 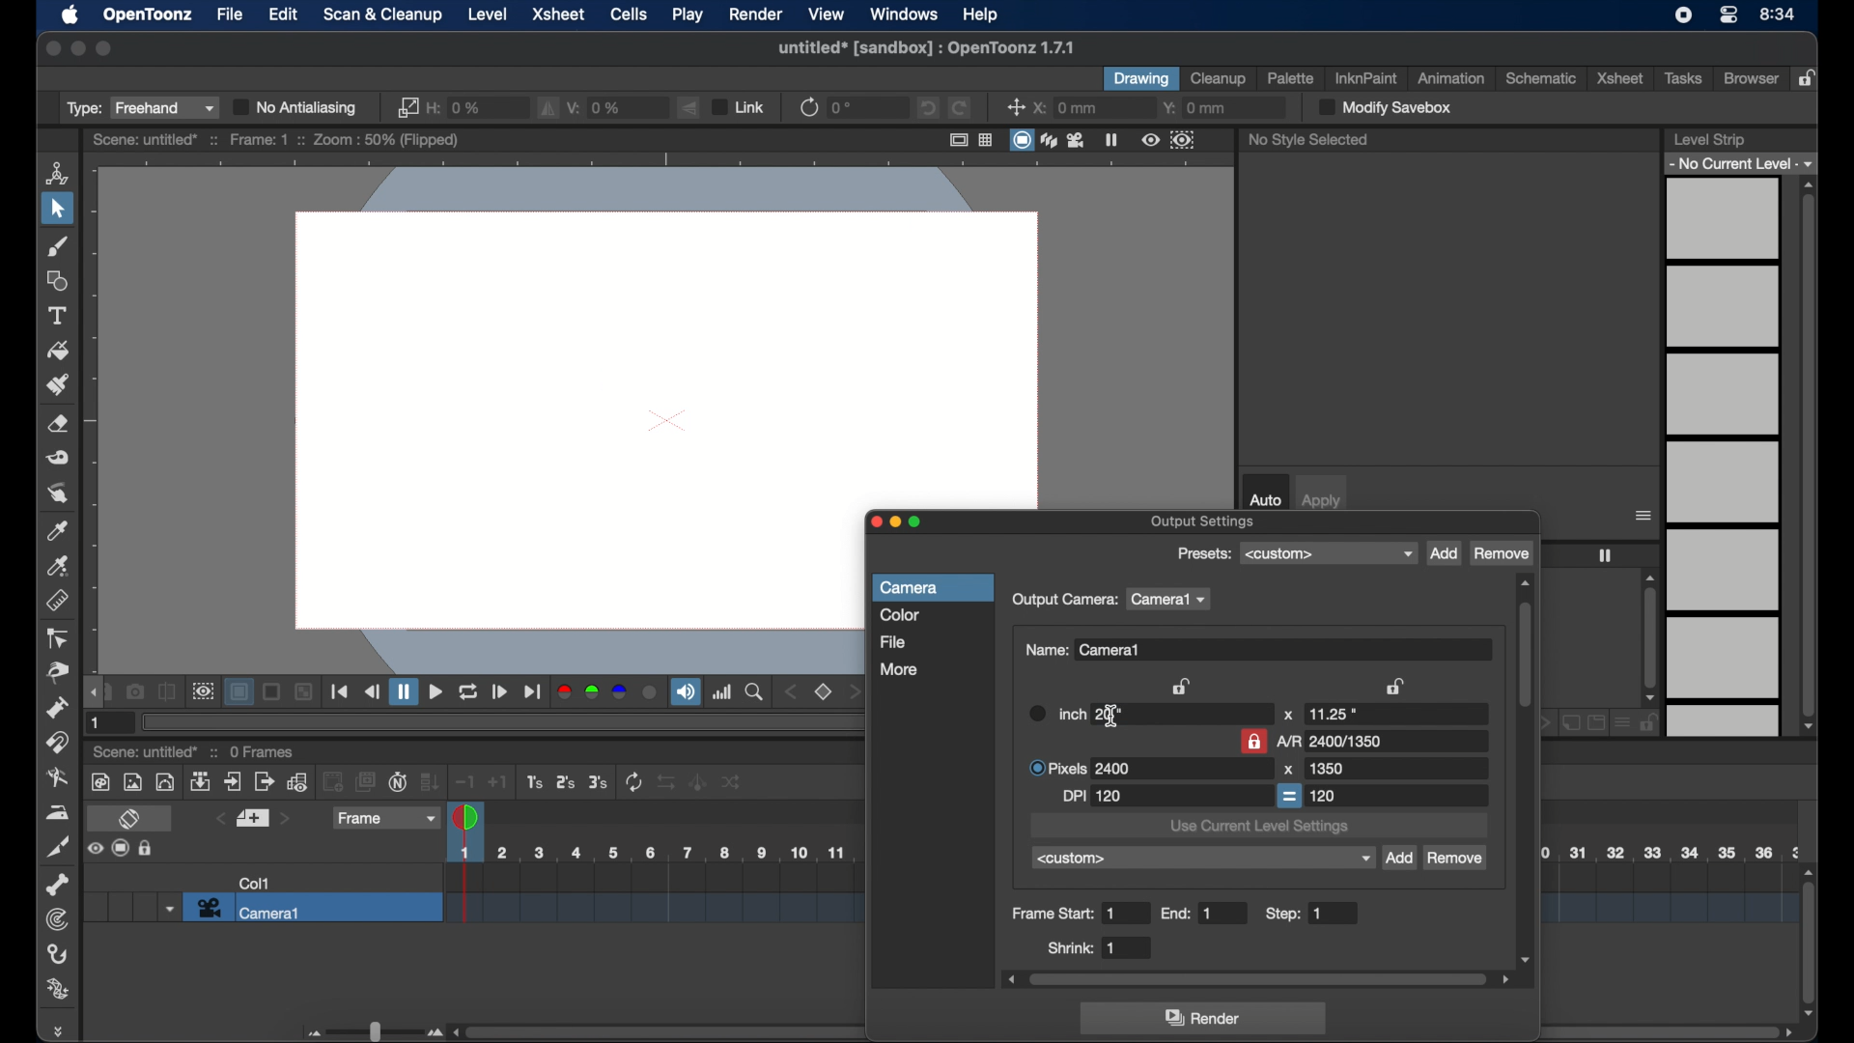 What do you see at coordinates (234, 783) in the screenshot?
I see `` at bounding box center [234, 783].